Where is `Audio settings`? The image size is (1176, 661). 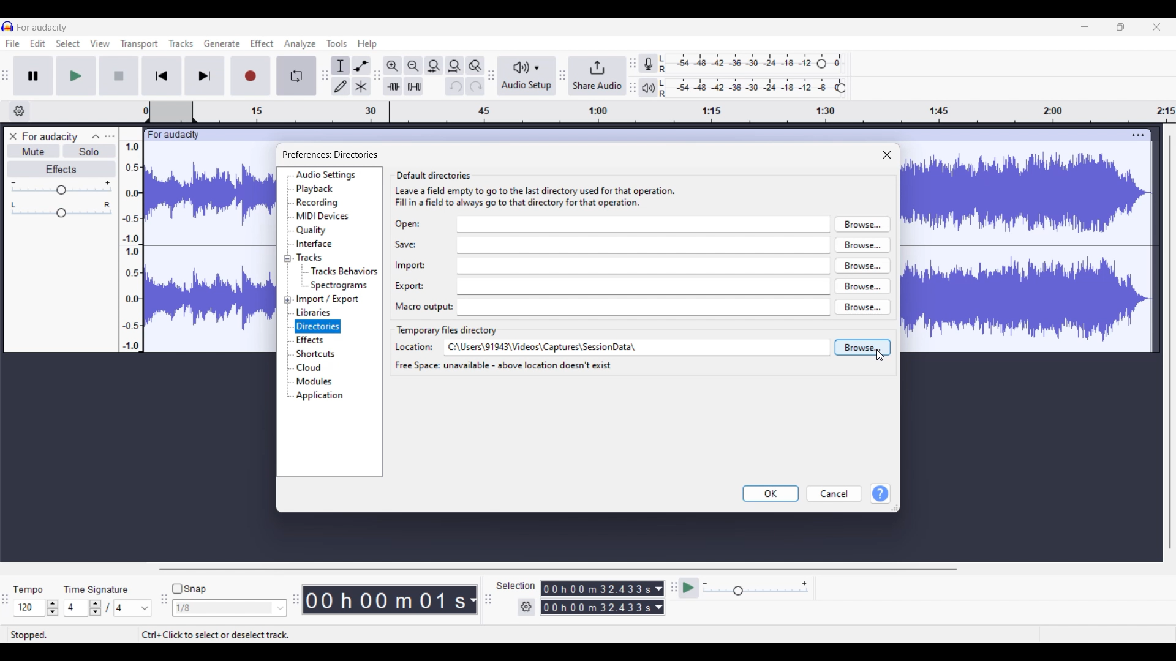 Audio settings is located at coordinates (326, 175).